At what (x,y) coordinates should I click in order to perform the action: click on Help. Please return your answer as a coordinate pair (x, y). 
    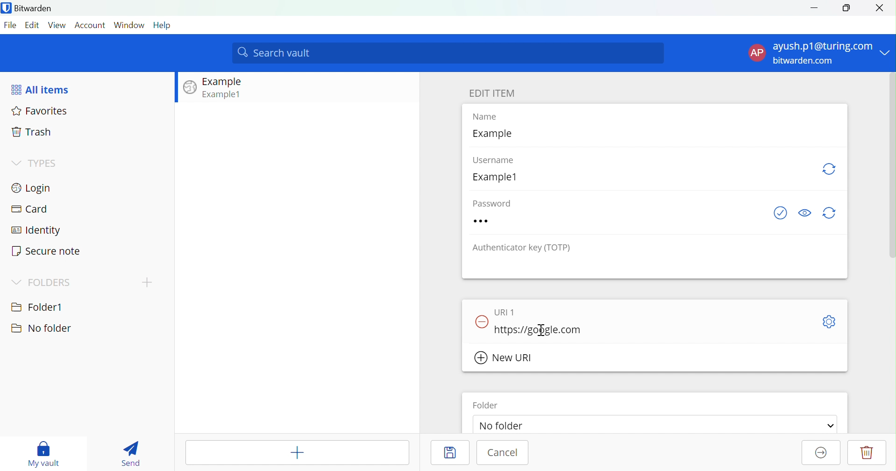
    Looking at the image, I should click on (163, 25).